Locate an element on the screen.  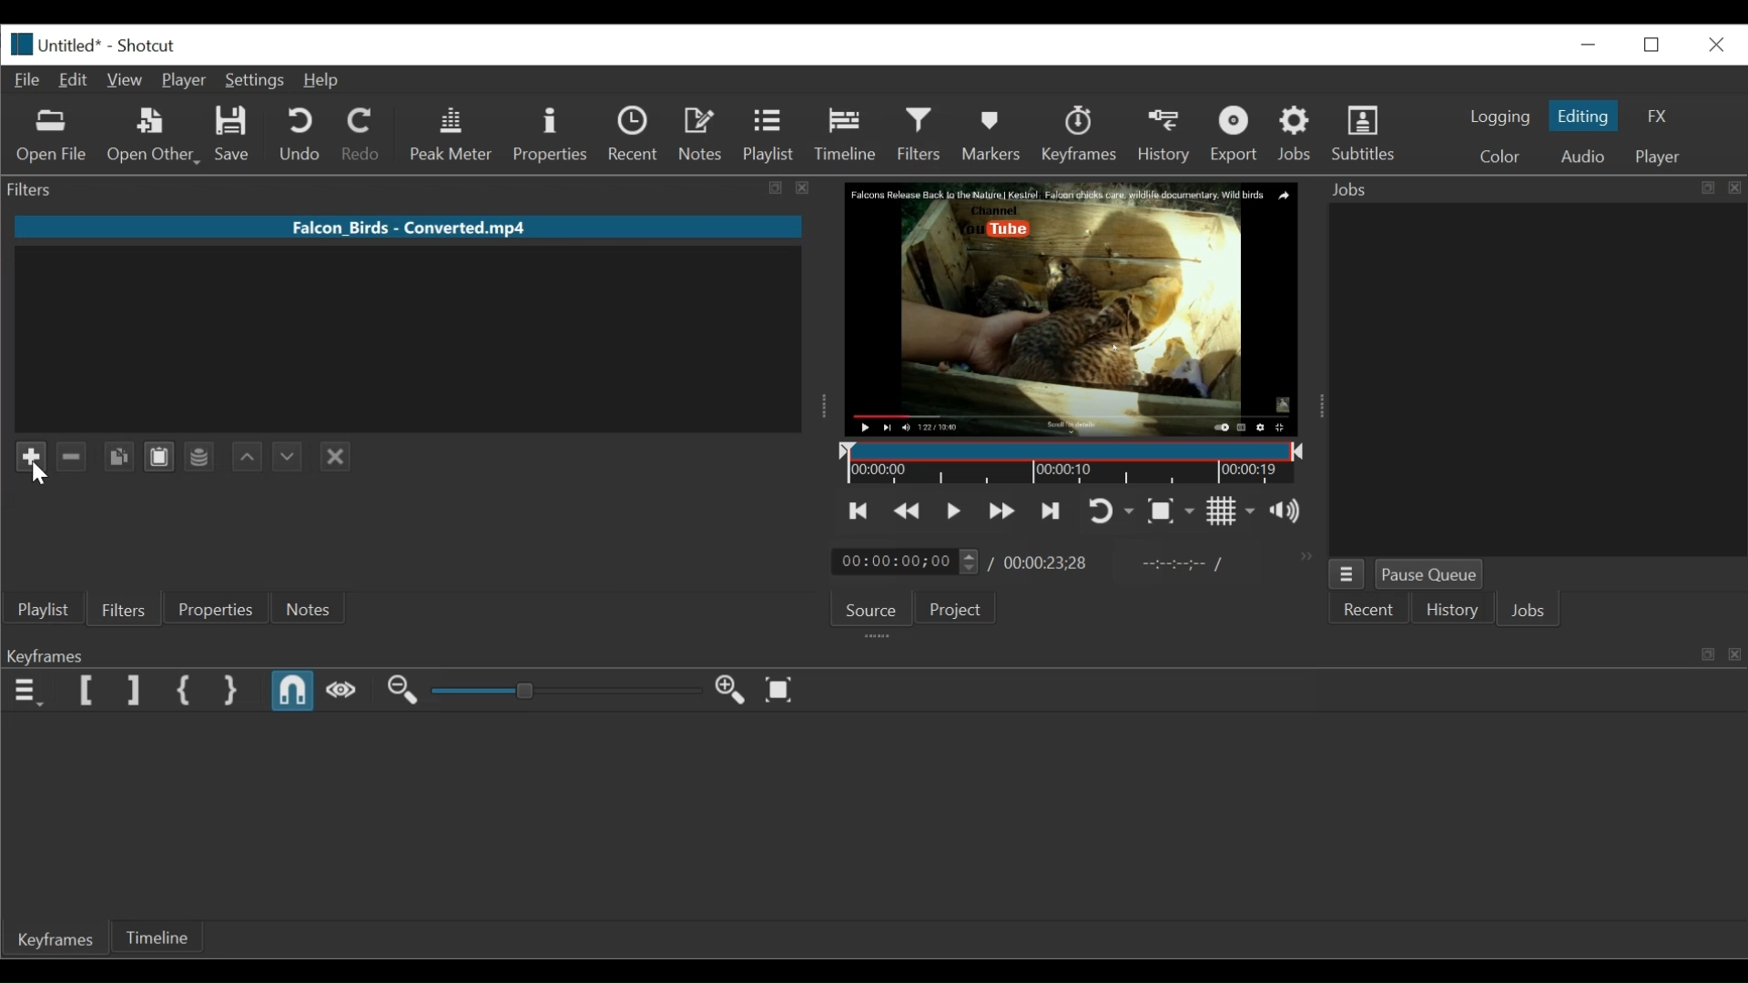
Current duration is located at coordinates (909, 562).